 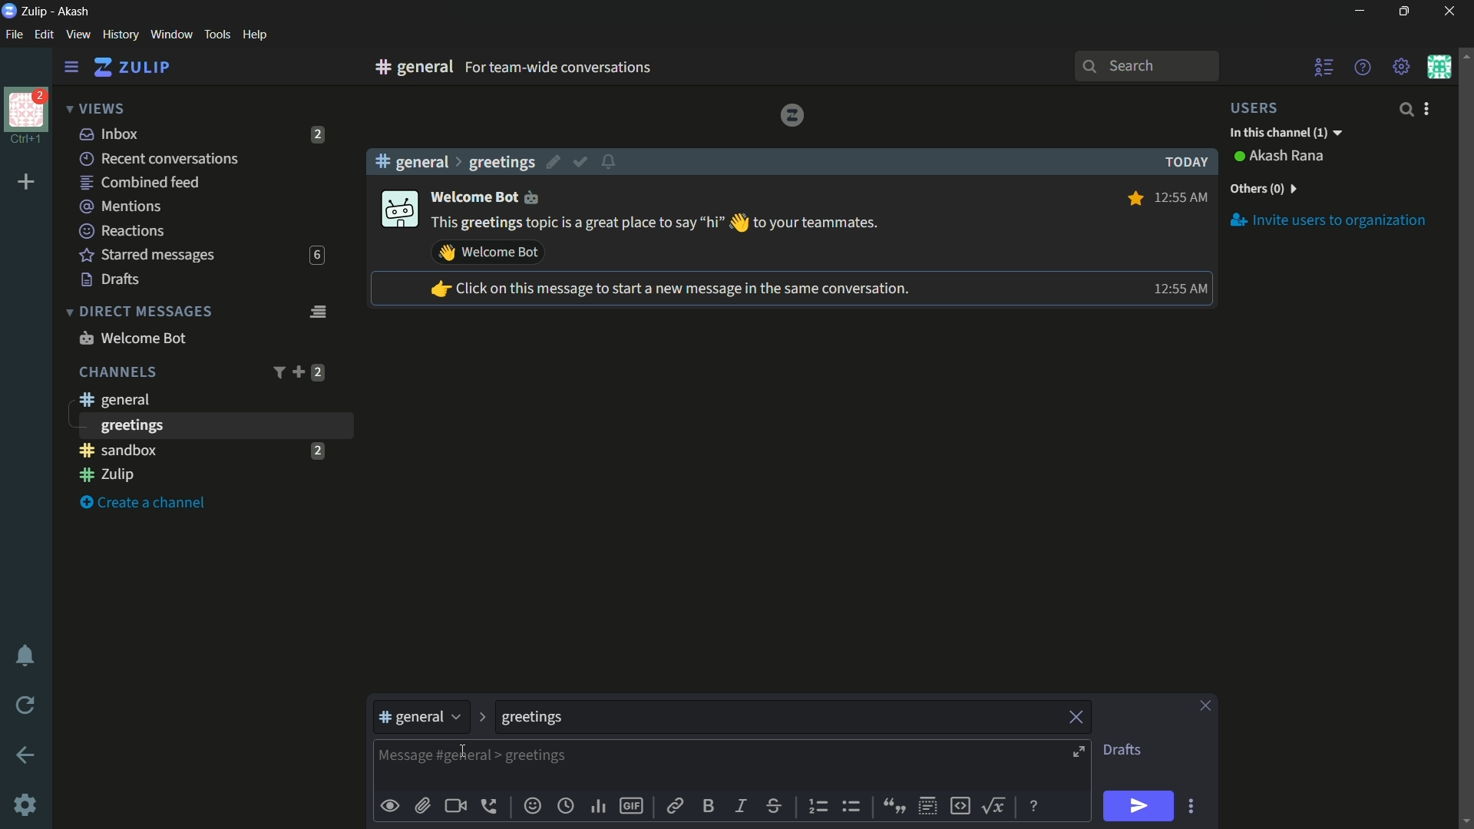 What do you see at coordinates (131, 68) in the screenshot?
I see `zulip` at bounding box center [131, 68].